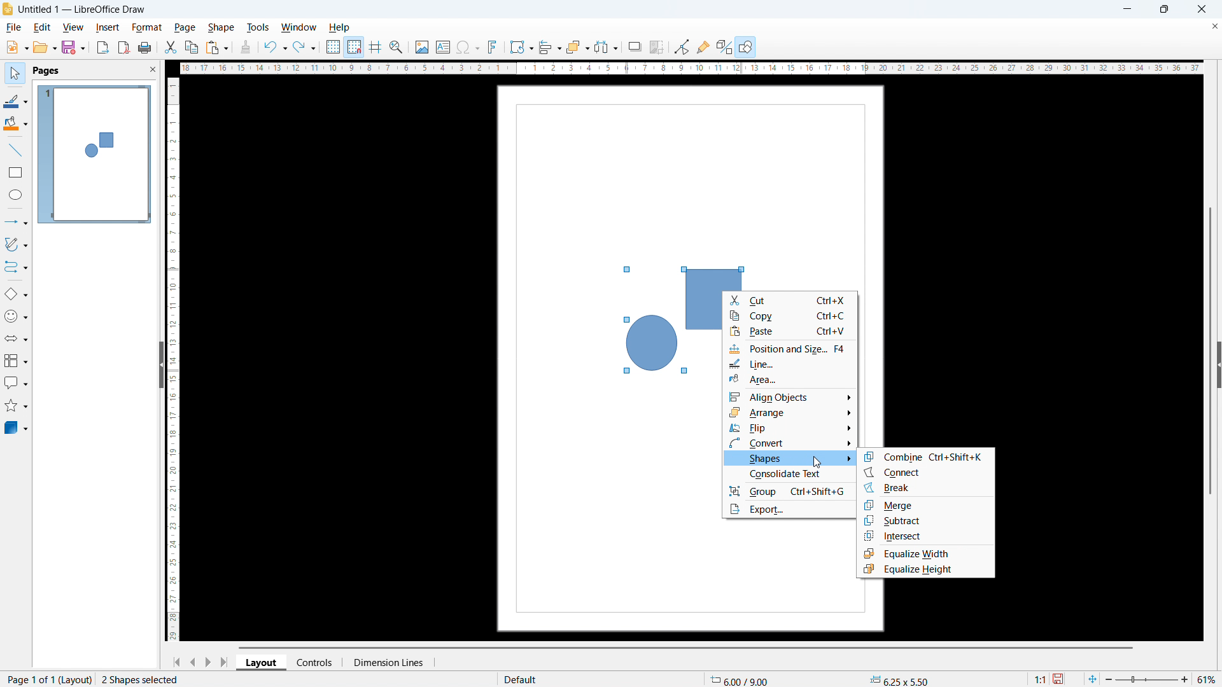 This screenshot has width=1222, height=687. What do you see at coordinates (15, 361) in the screenshot?
I see `flowchart` at bounding box center [15, 361].